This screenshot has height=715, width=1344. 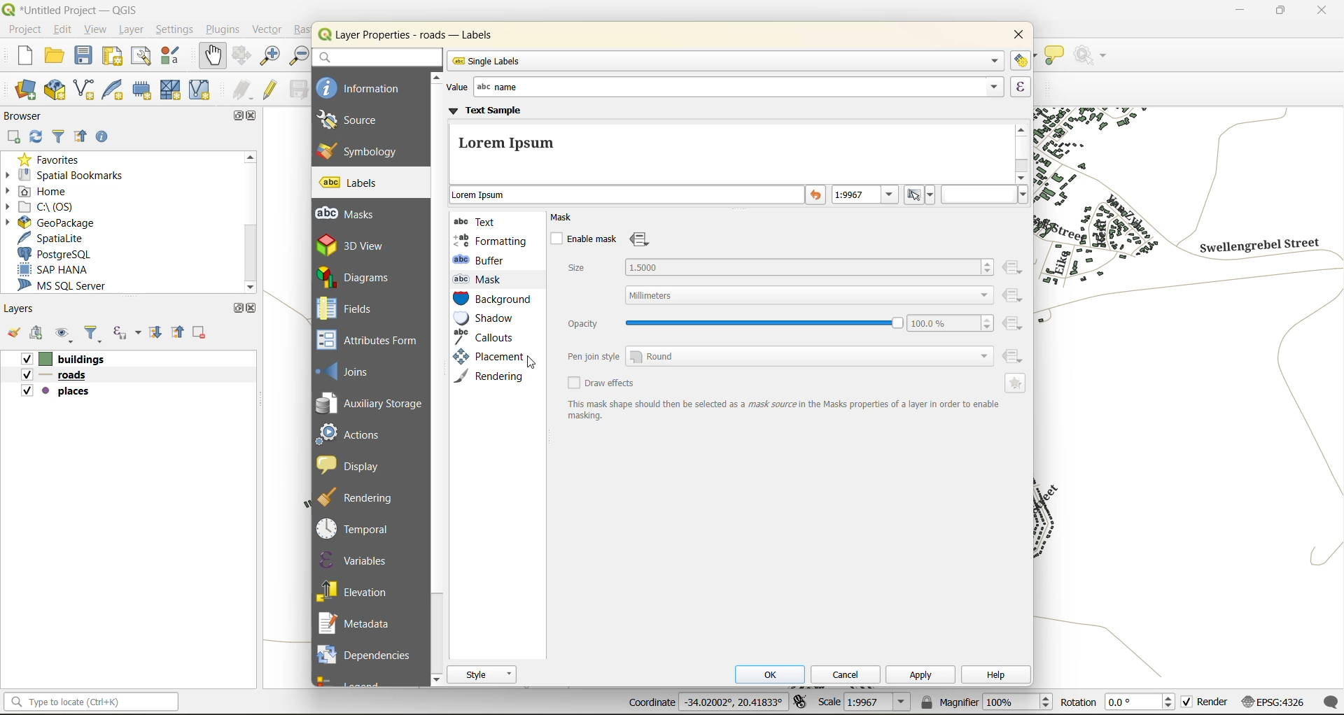 I want to click on maximize, so click(x=1280, y=13).